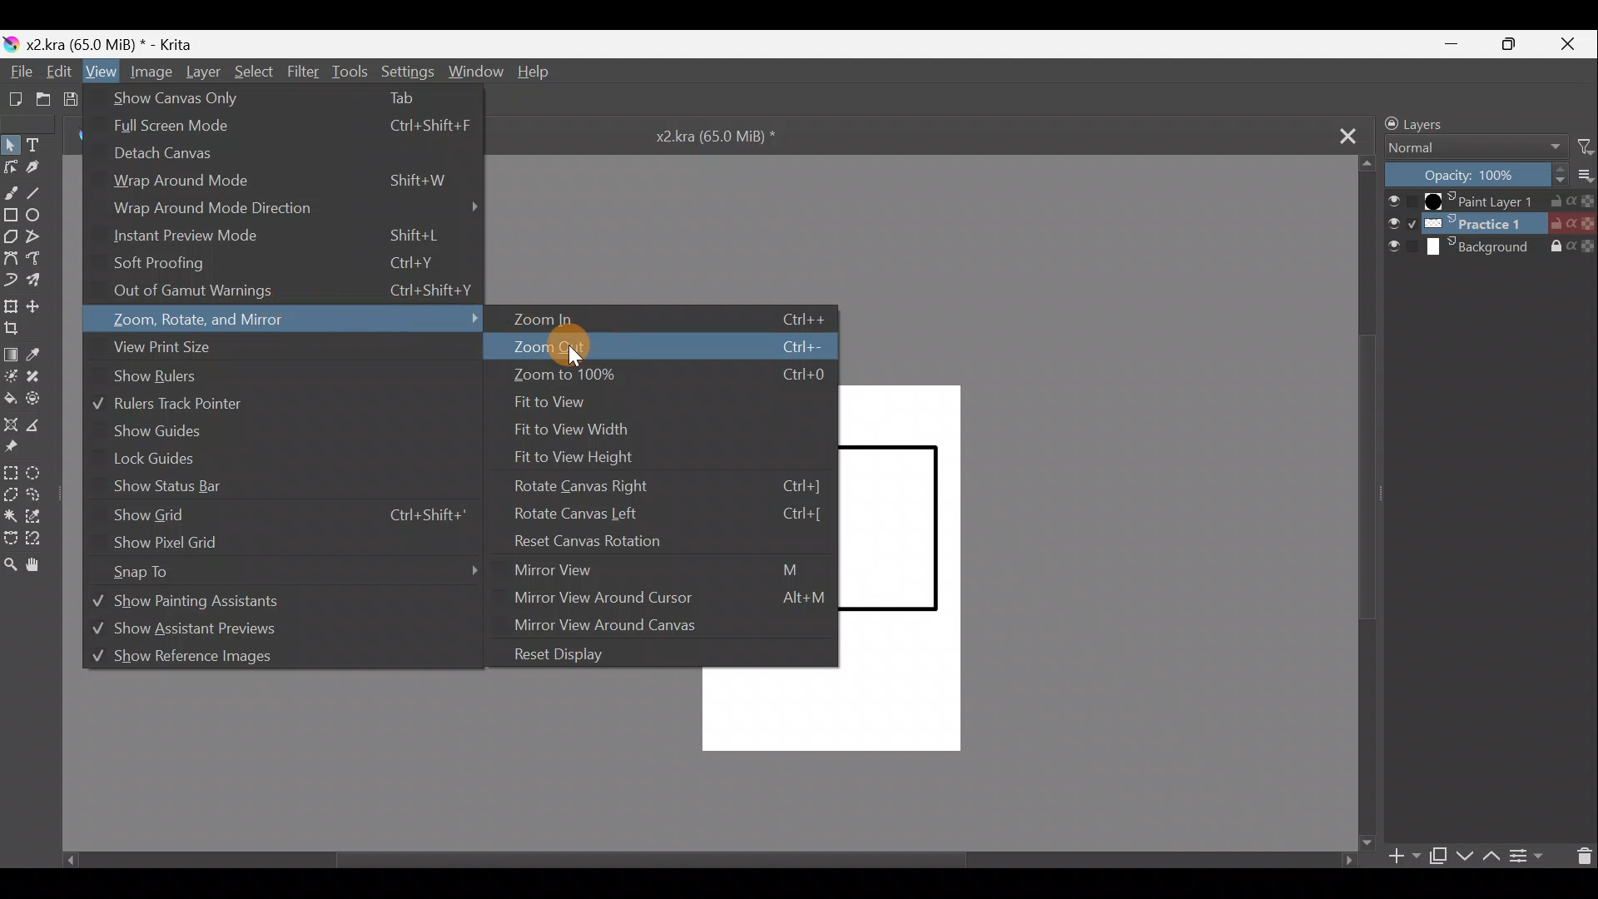  I want to click on More, so click(1588, 176).